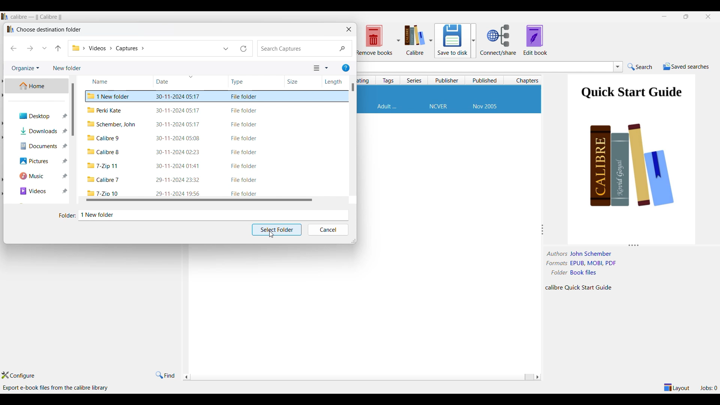 This screenshot has width=720, height=405. Describe the element at coordinates (57, 388) in the screenshot. I see `Description of current selection by cursor` at that location.